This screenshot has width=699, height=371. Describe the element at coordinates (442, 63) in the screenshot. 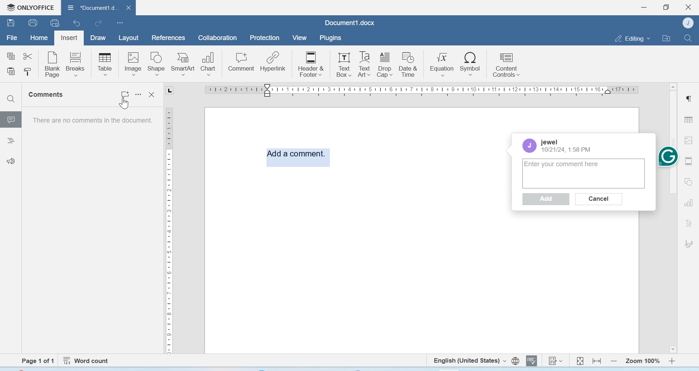

I see `Equation` at that location.